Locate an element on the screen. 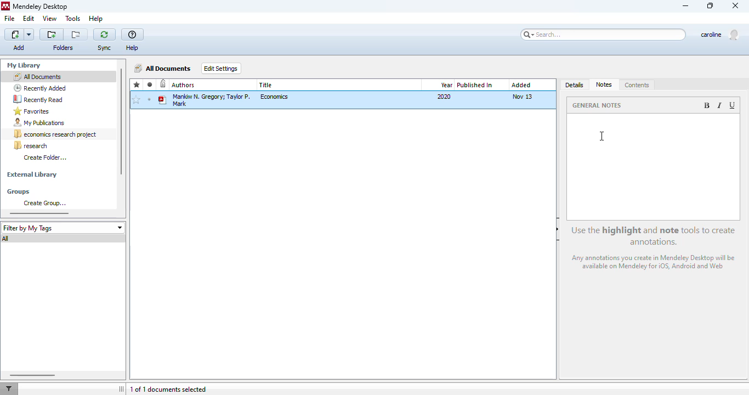 The image size is (749, 395). general notes is located at coordinates (599, 105).